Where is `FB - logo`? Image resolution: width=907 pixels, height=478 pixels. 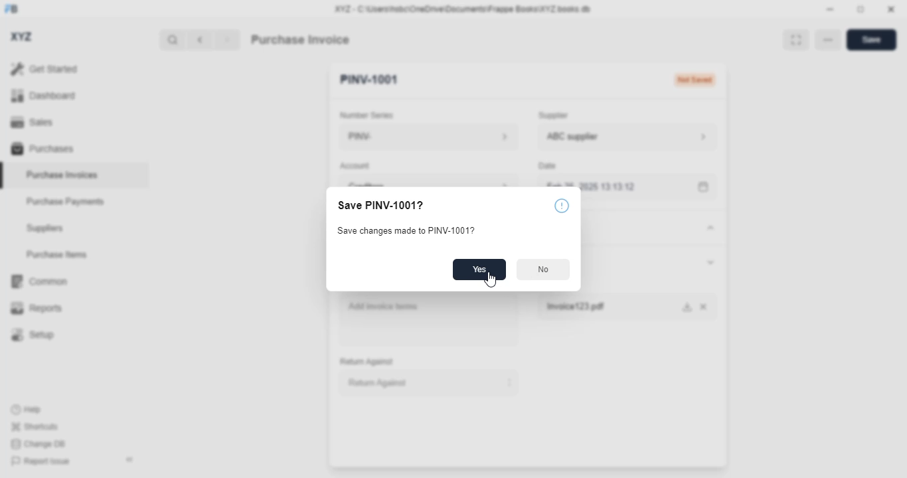 FB - logo is located at coordinates (11, 9).